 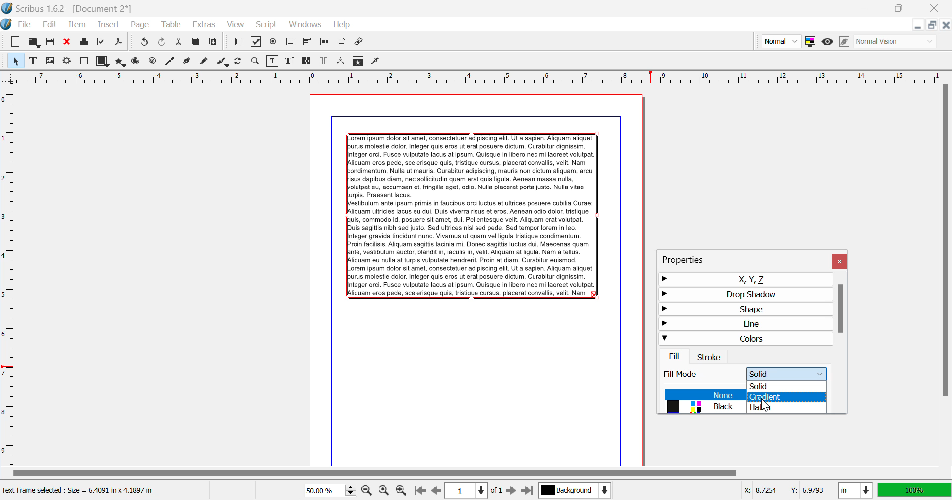 What do you see at coordinates (214, 43) in the screenshot?
I see `Paste` at bounding box center [214, 43].